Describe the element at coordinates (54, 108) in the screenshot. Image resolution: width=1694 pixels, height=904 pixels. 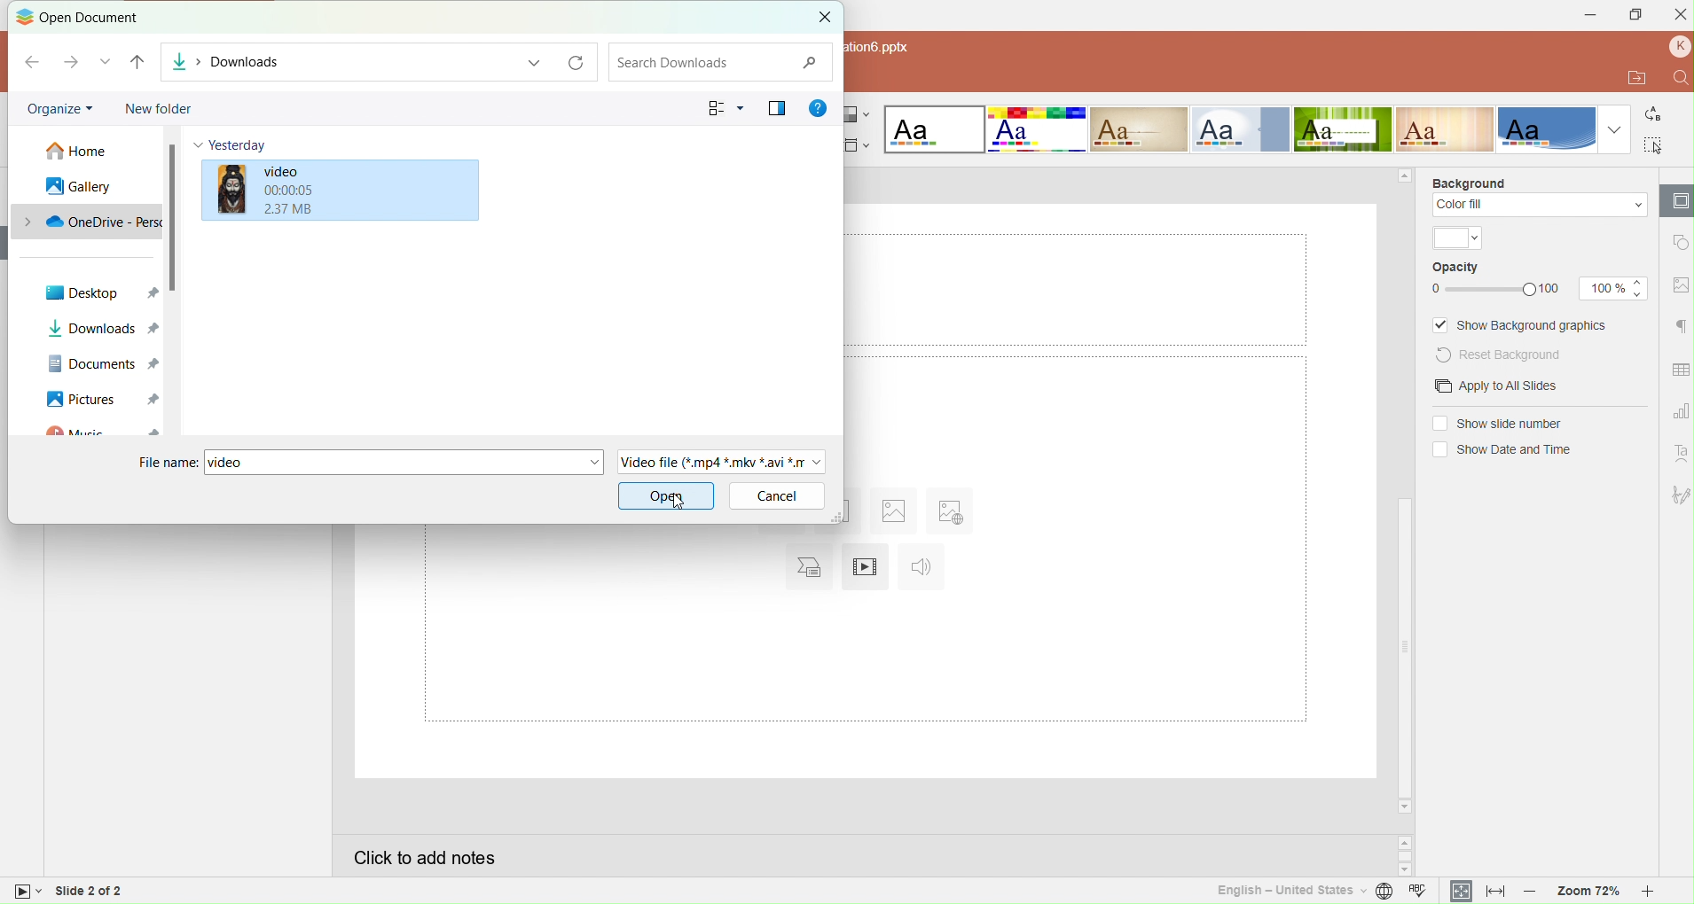
I see `Organize` at that location.